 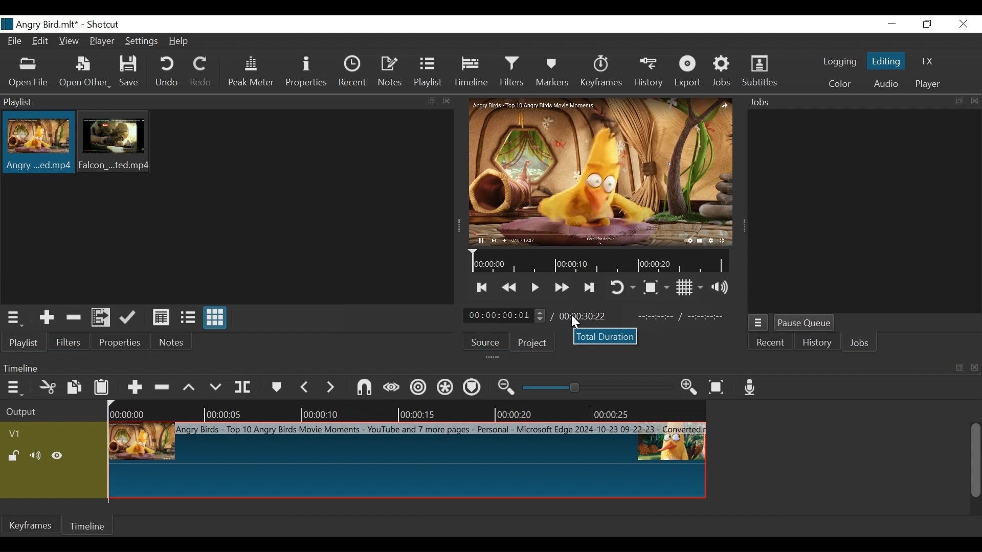 What do you see at coordinates (104, 388) in the screenshot?
I see `Paste` at bounding box center [104, 388].